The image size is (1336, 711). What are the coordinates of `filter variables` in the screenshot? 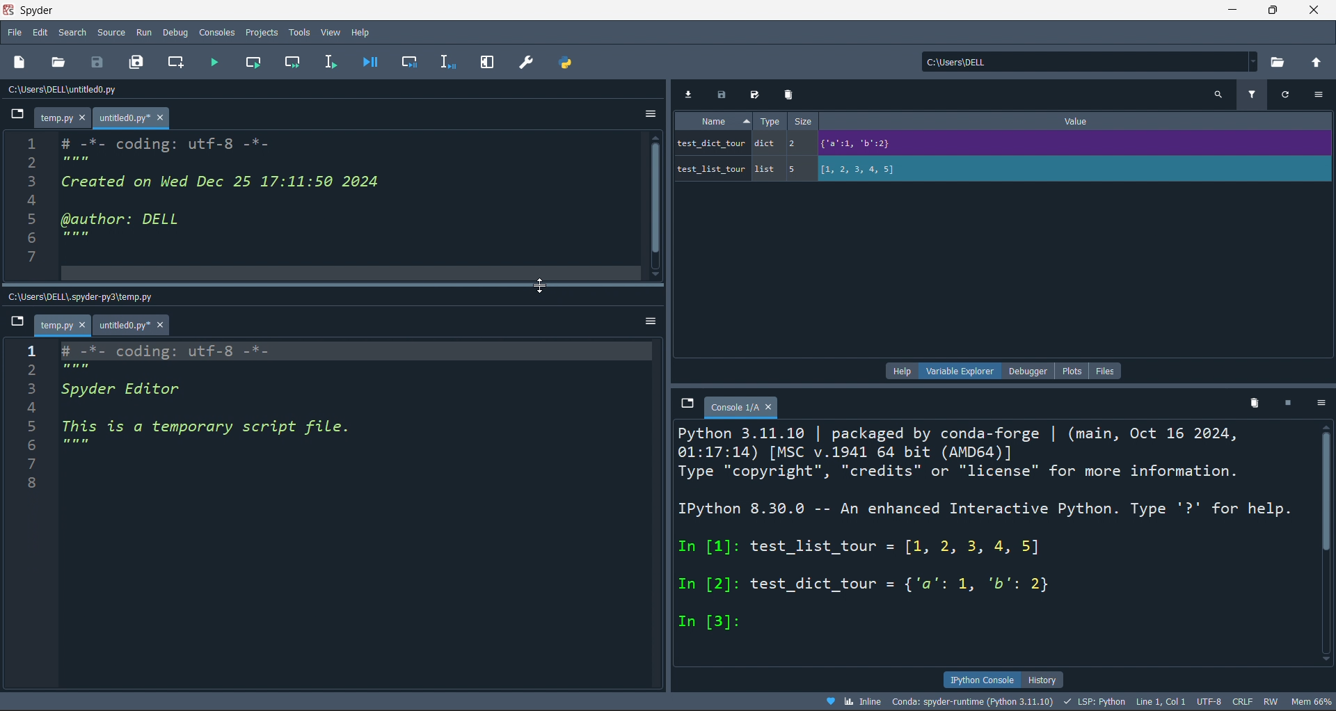 It's located at (1255, 94).